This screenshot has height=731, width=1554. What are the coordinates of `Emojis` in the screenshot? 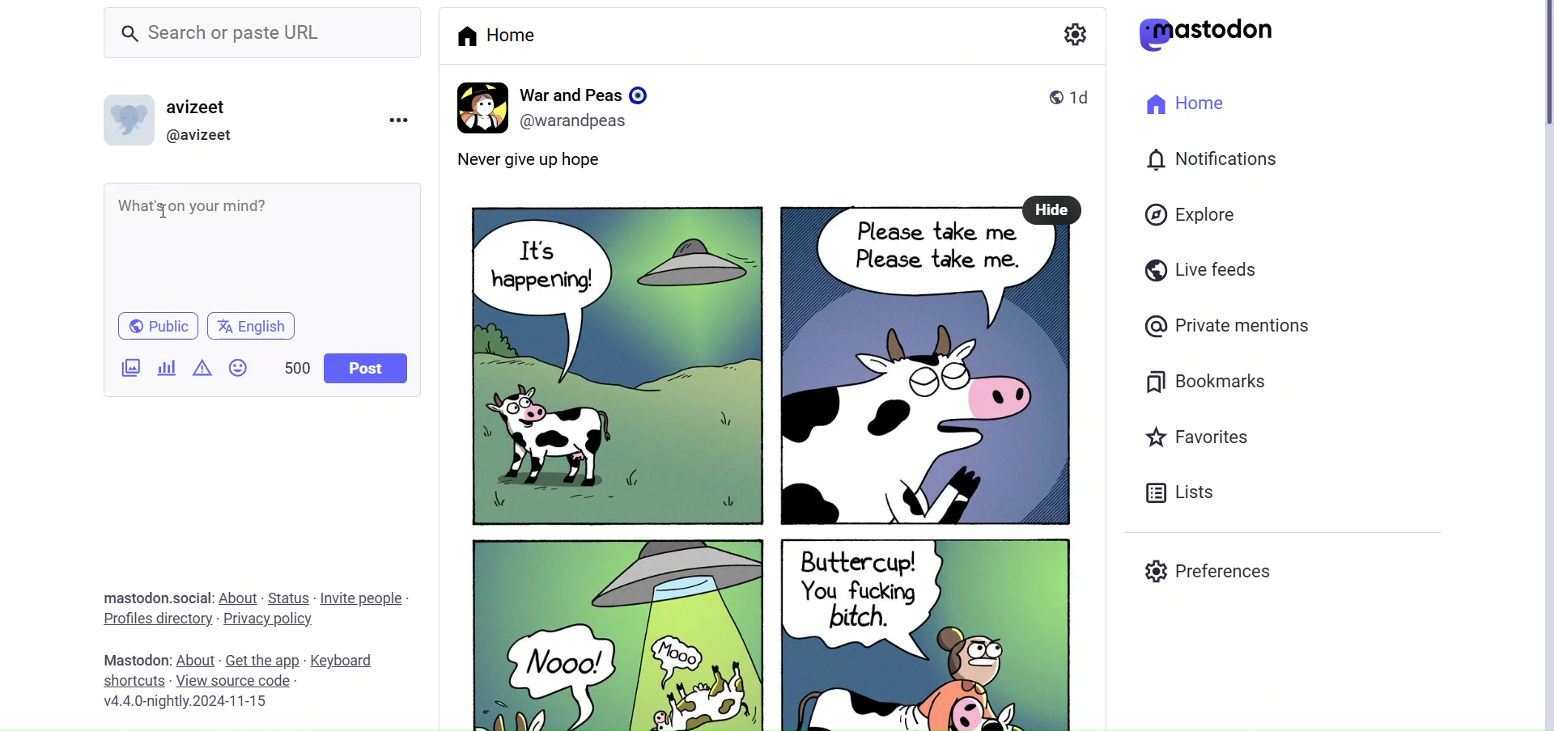 It's located at (237, 366).